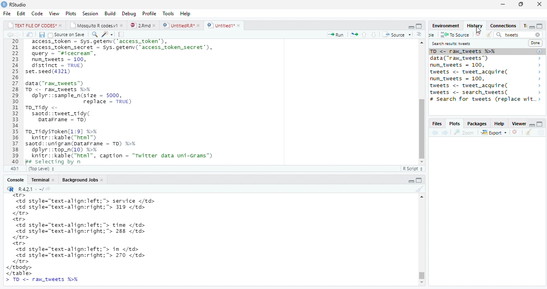  What do you see at coordinates (508, 25) in the screenshot?
I see `Connections` at bounding box center [508, 25].